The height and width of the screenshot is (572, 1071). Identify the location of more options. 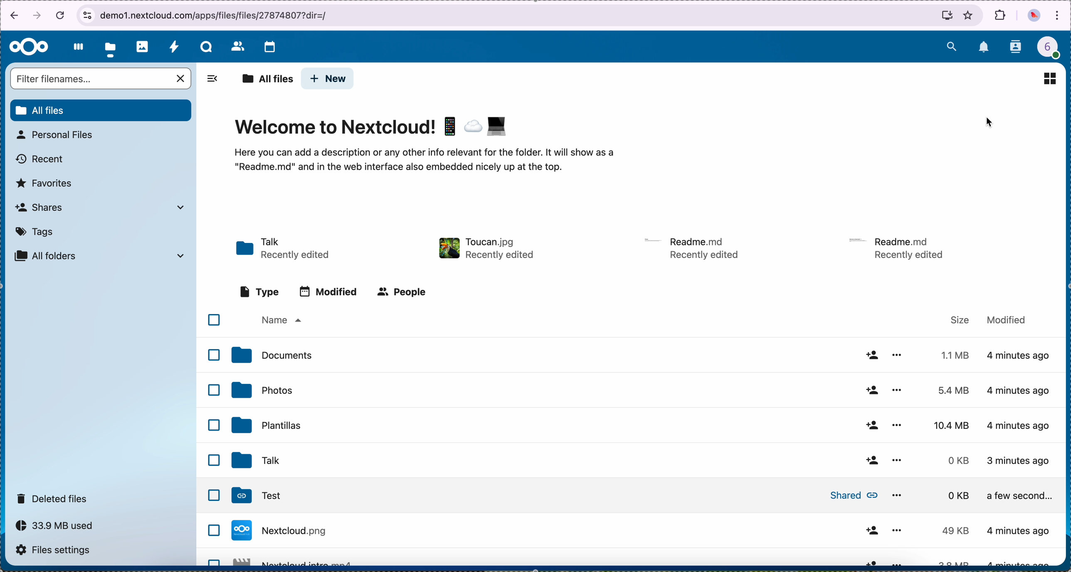
(898, 493).